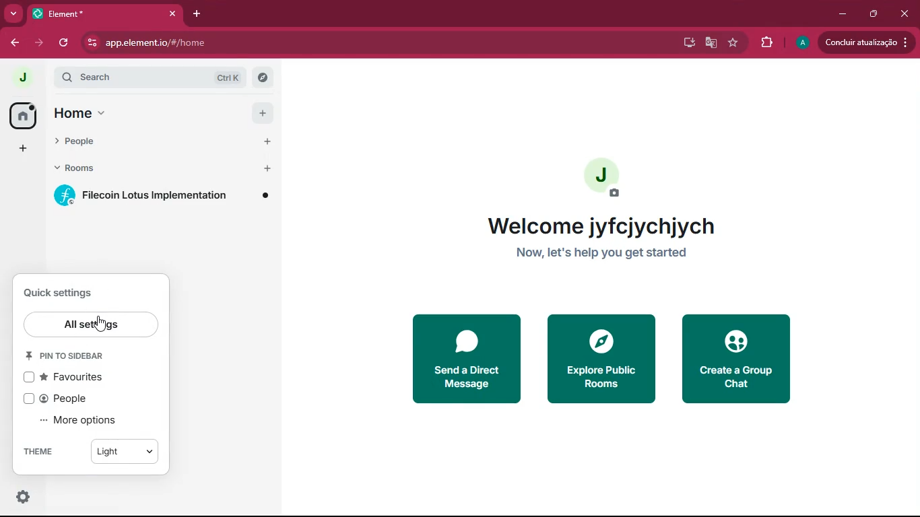  What do you see at coordinates (23, 499) in the screenshot?
I see `settings ` at bounding box center [23, 499].